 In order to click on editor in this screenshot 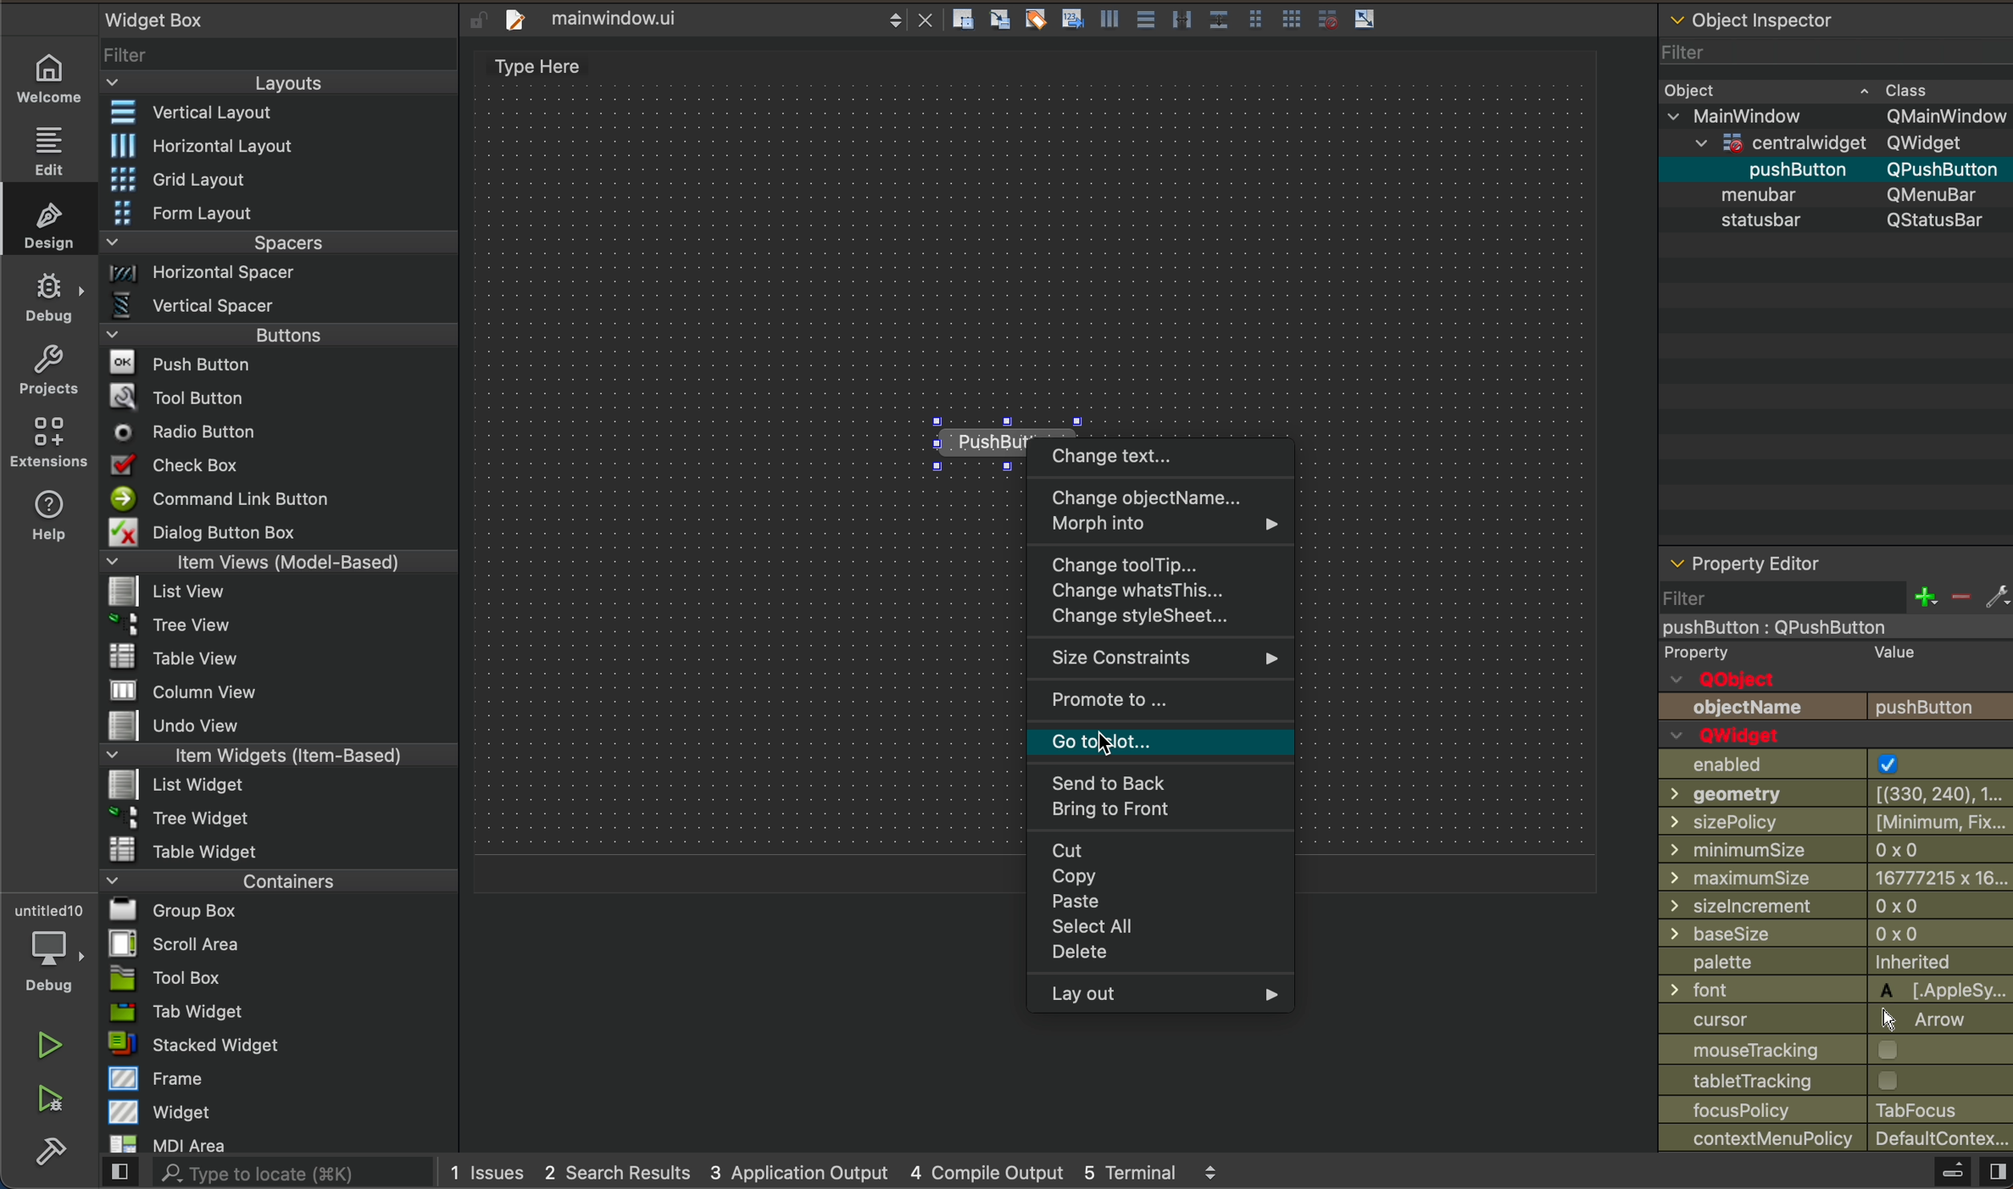, I will do `click(530, 62)`.